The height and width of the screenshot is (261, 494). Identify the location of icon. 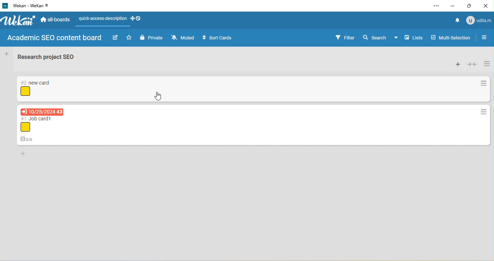
(25, 127).